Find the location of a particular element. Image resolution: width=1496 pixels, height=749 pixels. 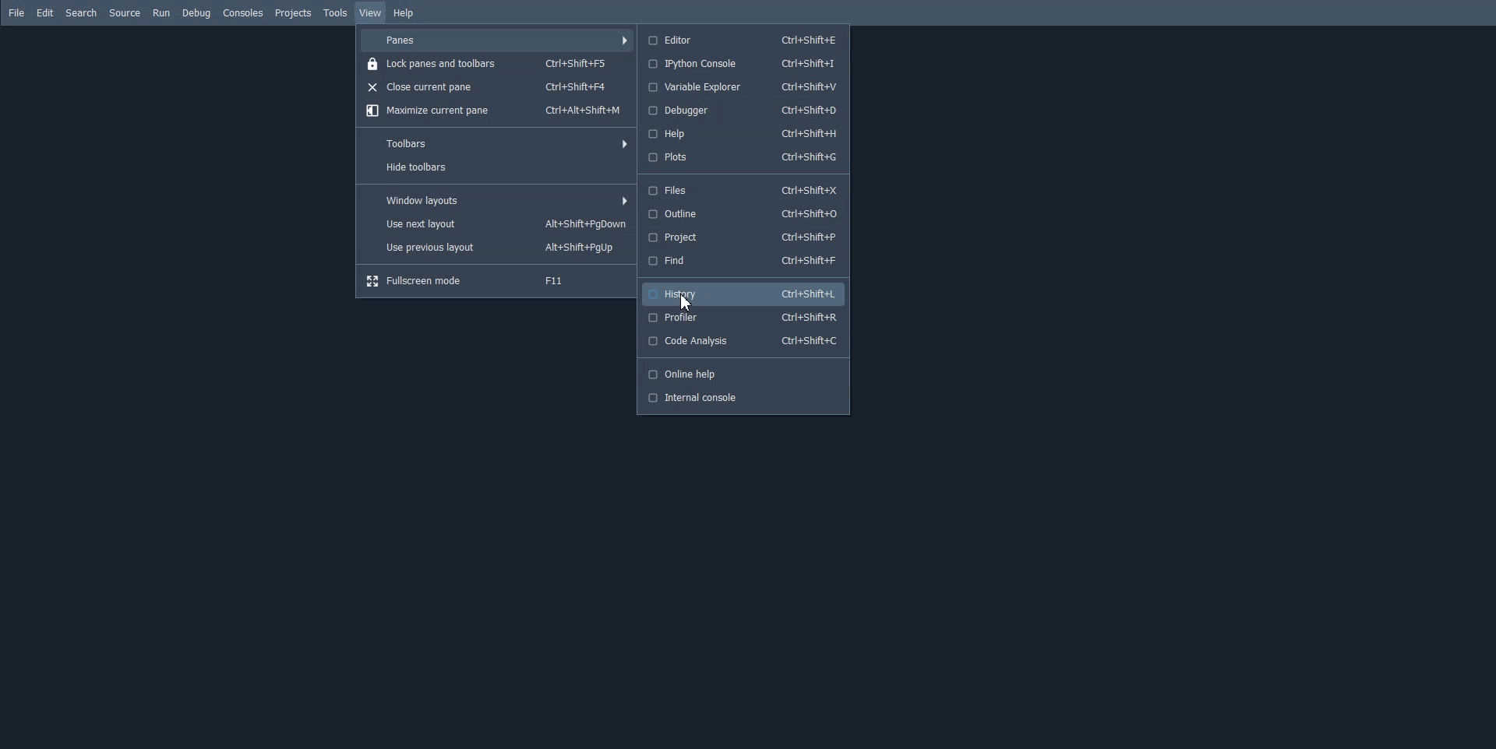

Debugger is located at coordinates (742, 111).